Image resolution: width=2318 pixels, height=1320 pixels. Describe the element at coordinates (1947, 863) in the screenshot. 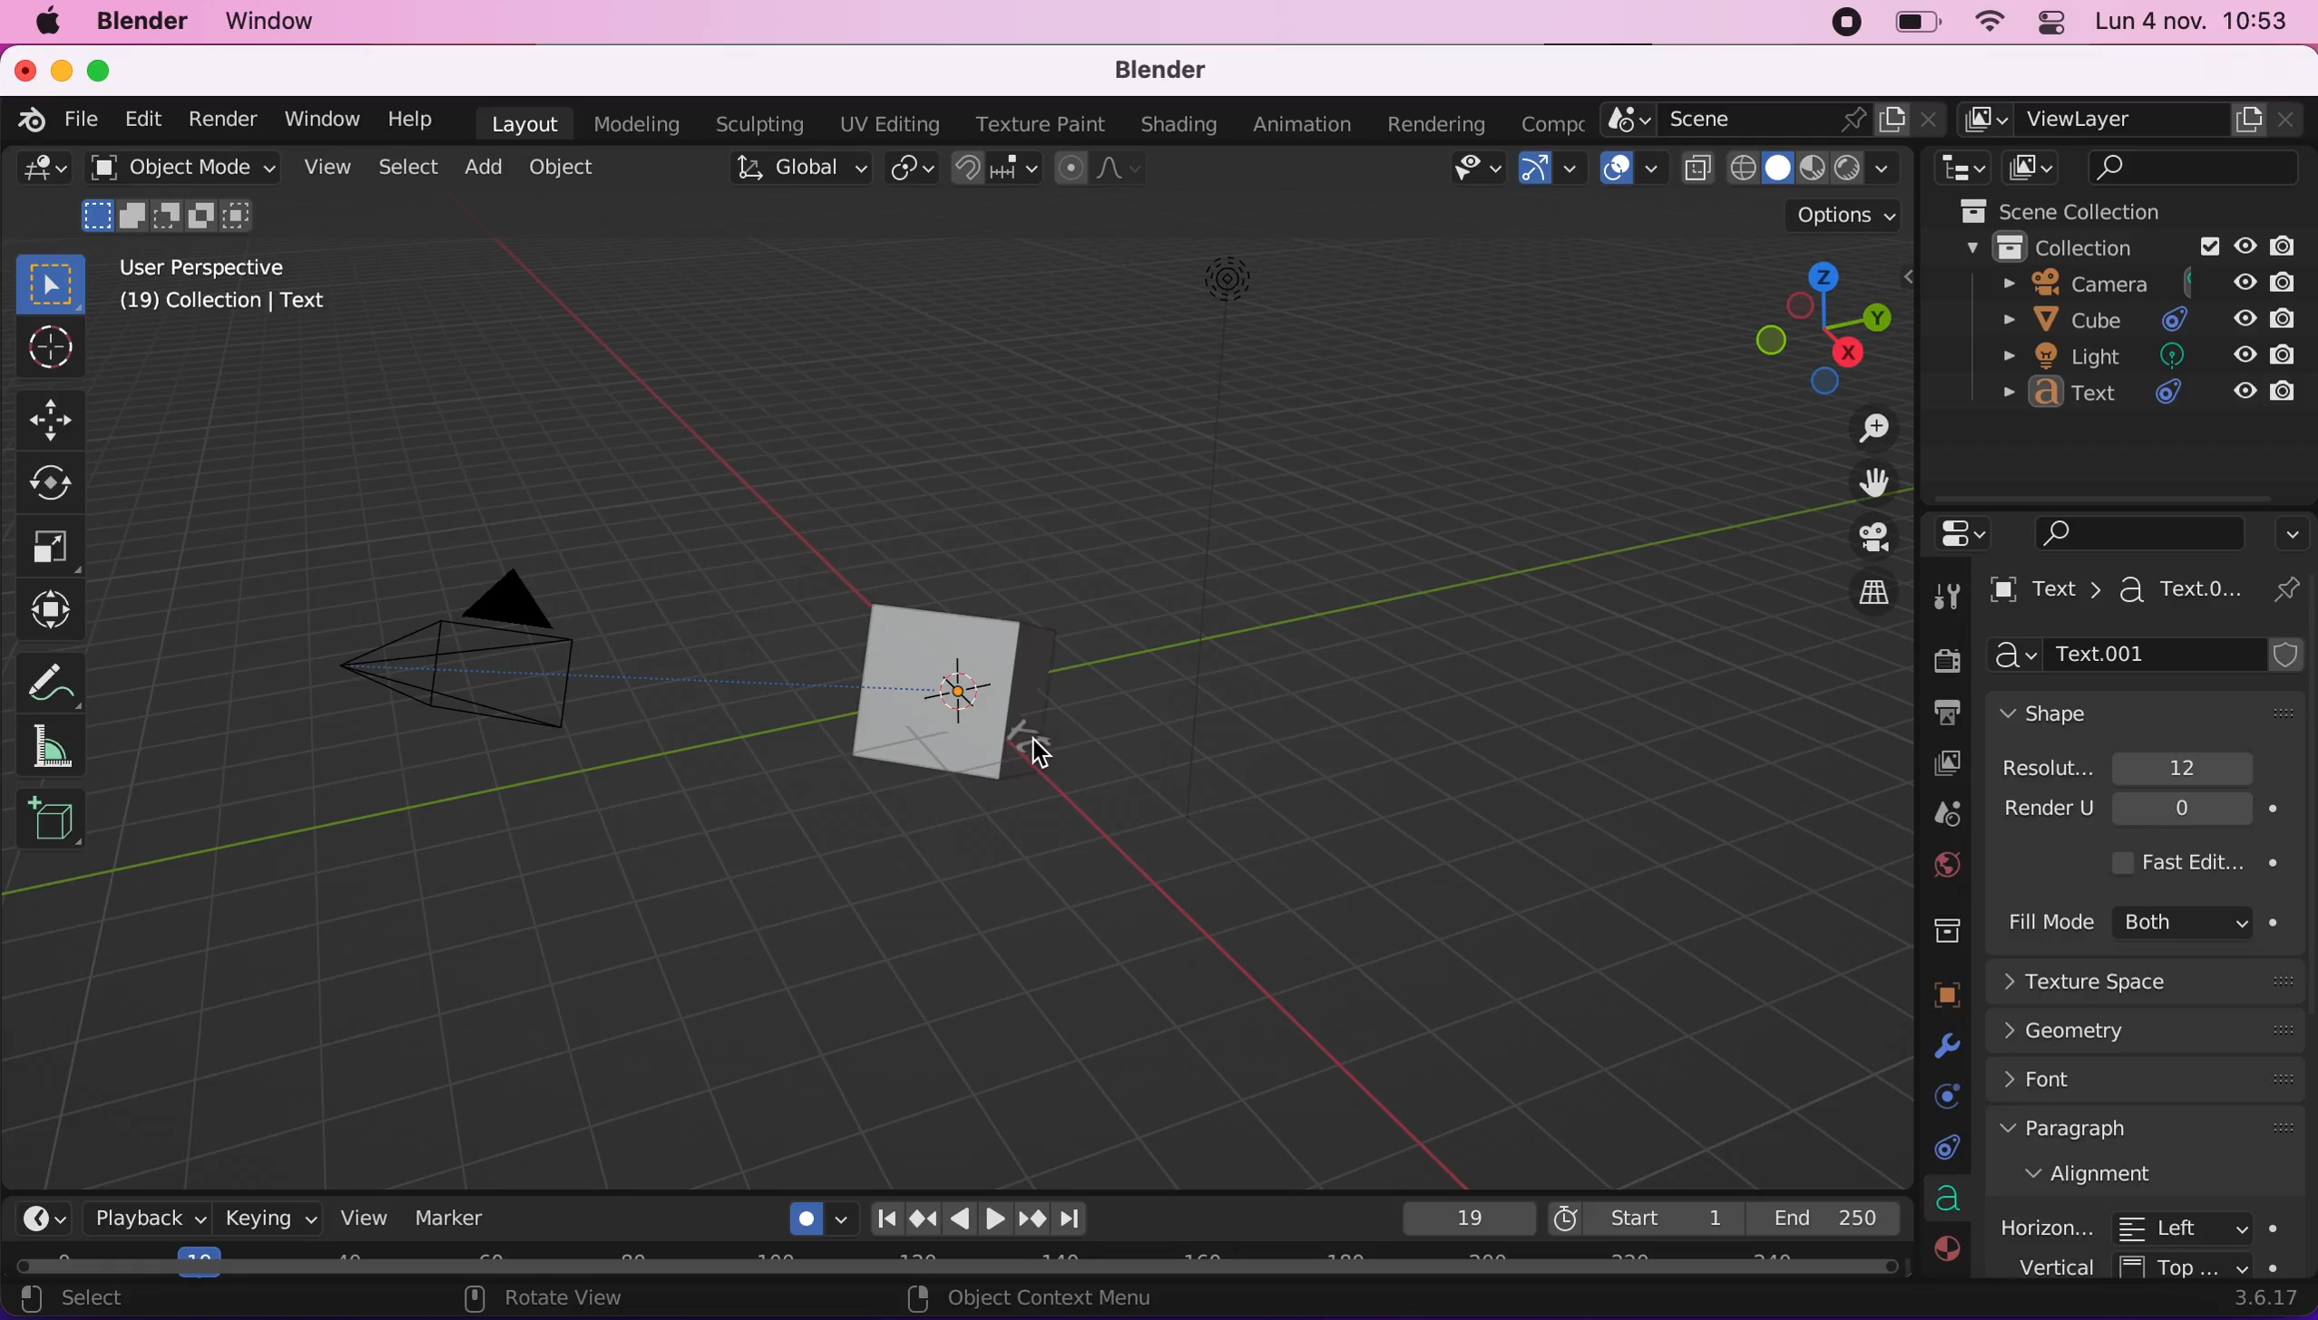

I see `world` at that location.